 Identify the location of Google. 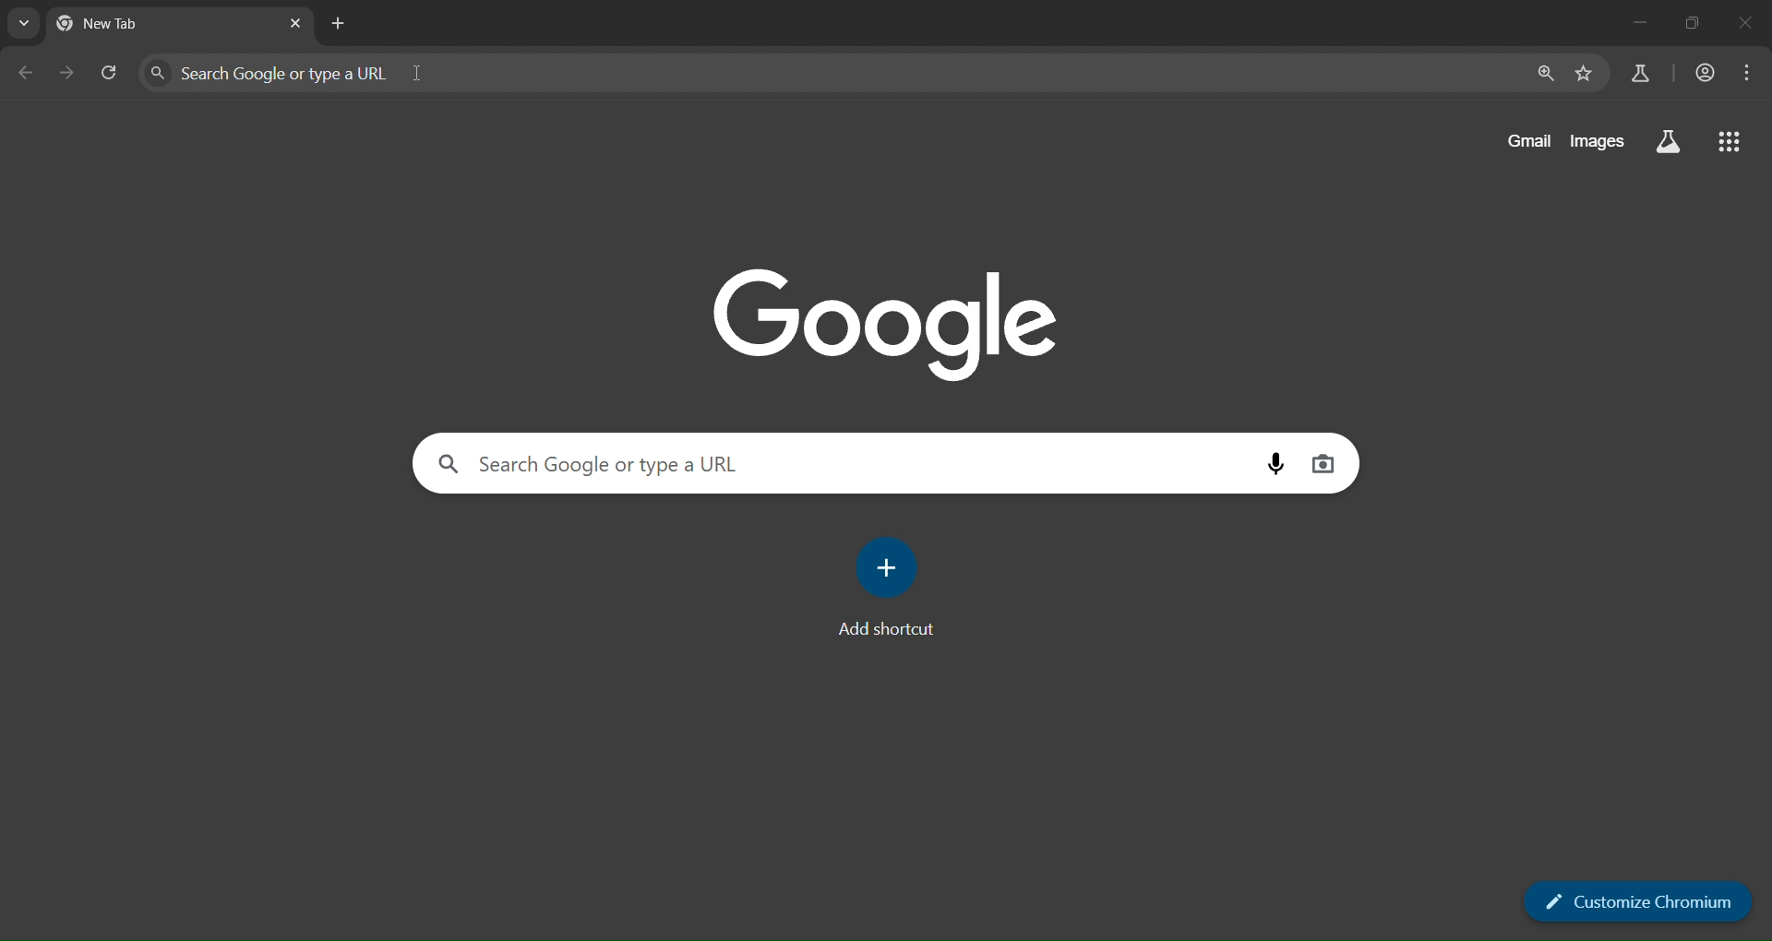
(890, 320).